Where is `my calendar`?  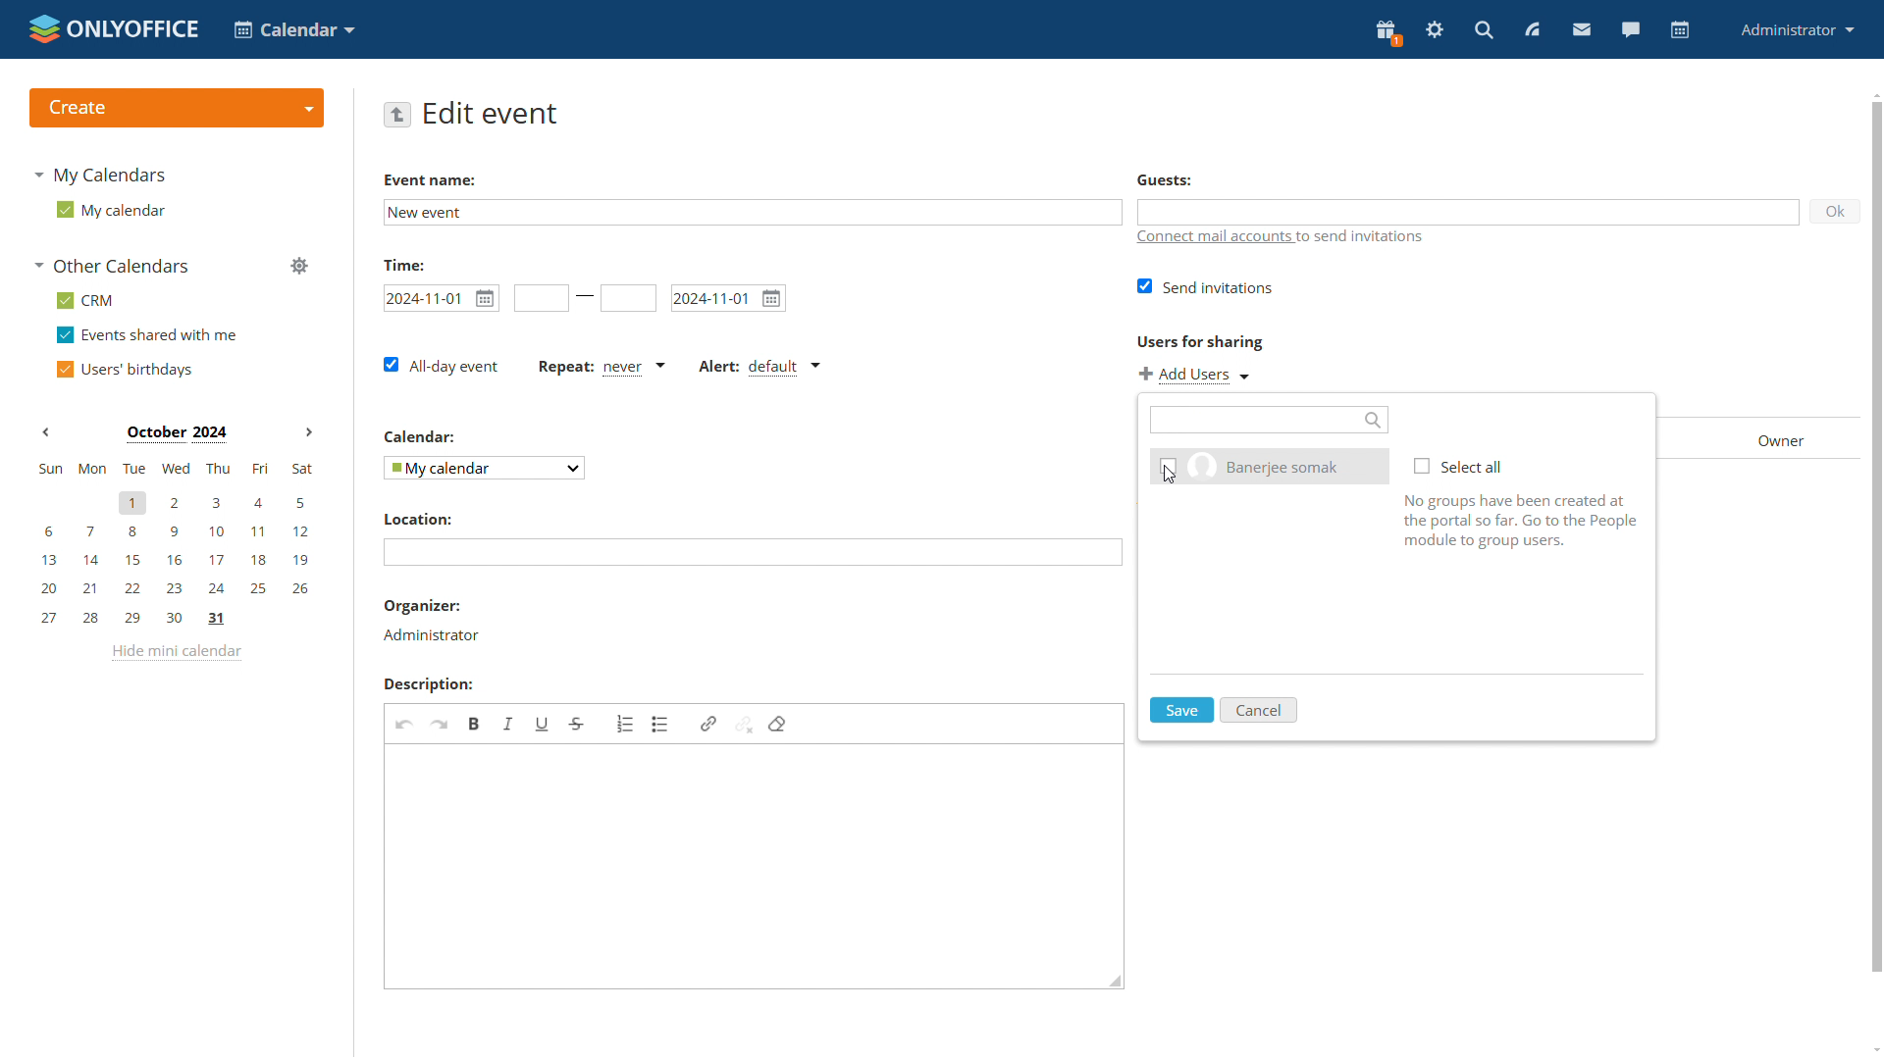 my calendar is located at coordinates (111, 211).